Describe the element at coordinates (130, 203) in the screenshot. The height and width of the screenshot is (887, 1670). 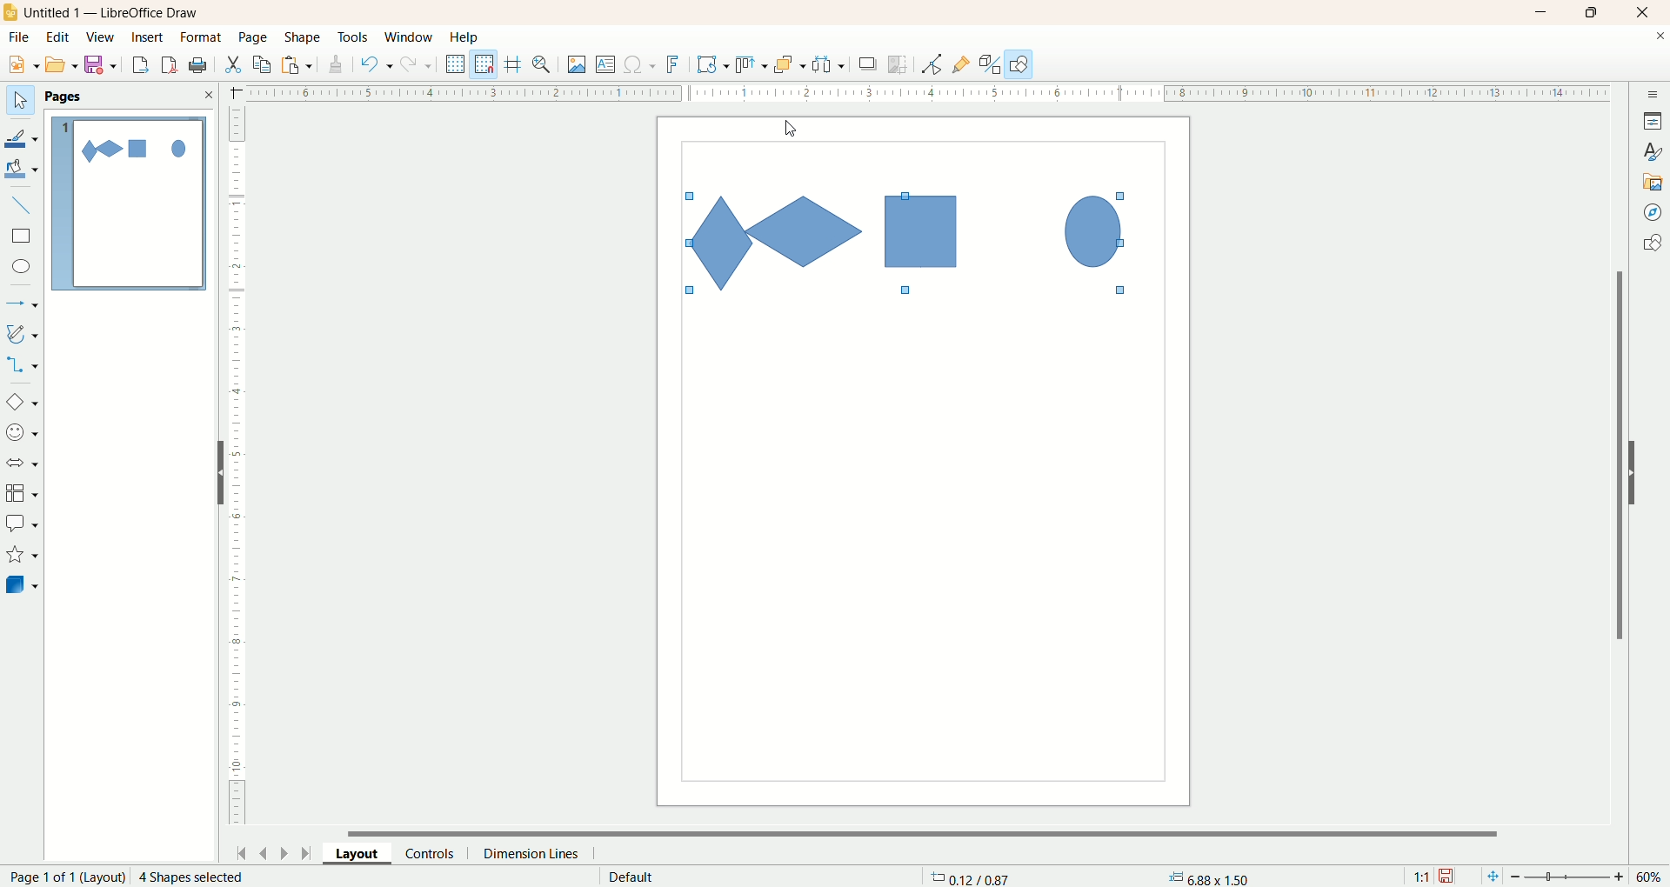
I see `page1` at that location.